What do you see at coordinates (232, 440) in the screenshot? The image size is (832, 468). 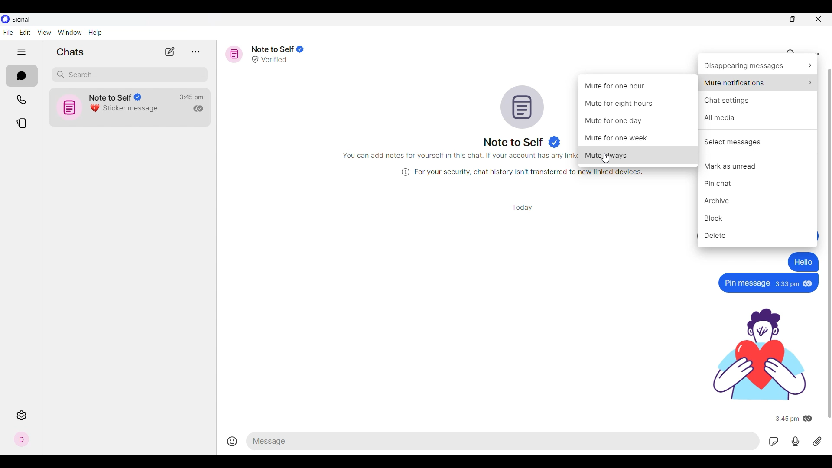 I see `Insert emojis` at bounding box center [232, 440].